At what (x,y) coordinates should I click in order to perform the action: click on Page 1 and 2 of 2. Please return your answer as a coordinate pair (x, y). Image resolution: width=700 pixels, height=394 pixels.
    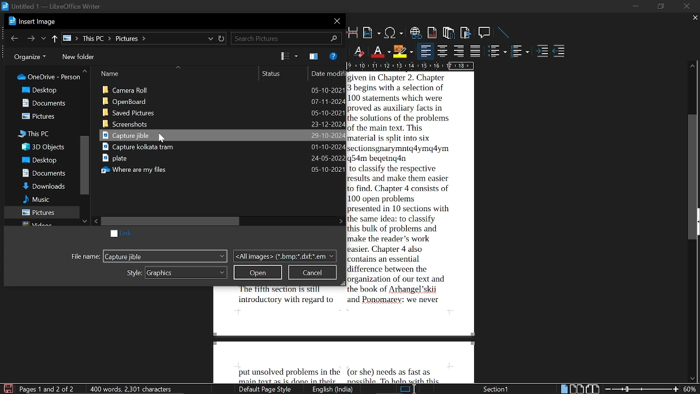
    Looking at the image, I should click on (49, 388).